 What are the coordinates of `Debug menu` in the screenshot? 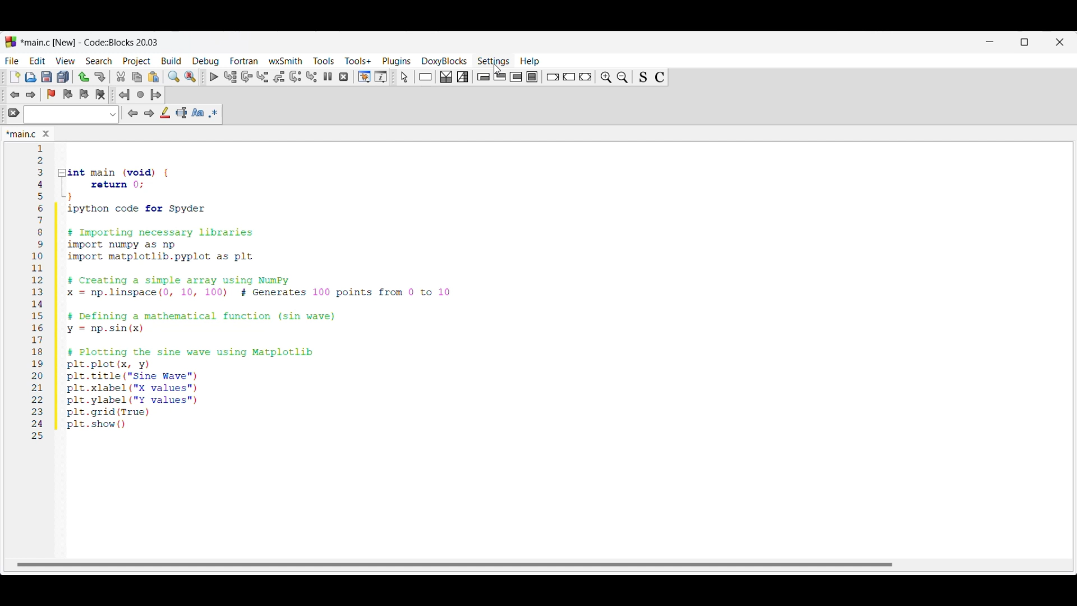 It's located at (205, 61).